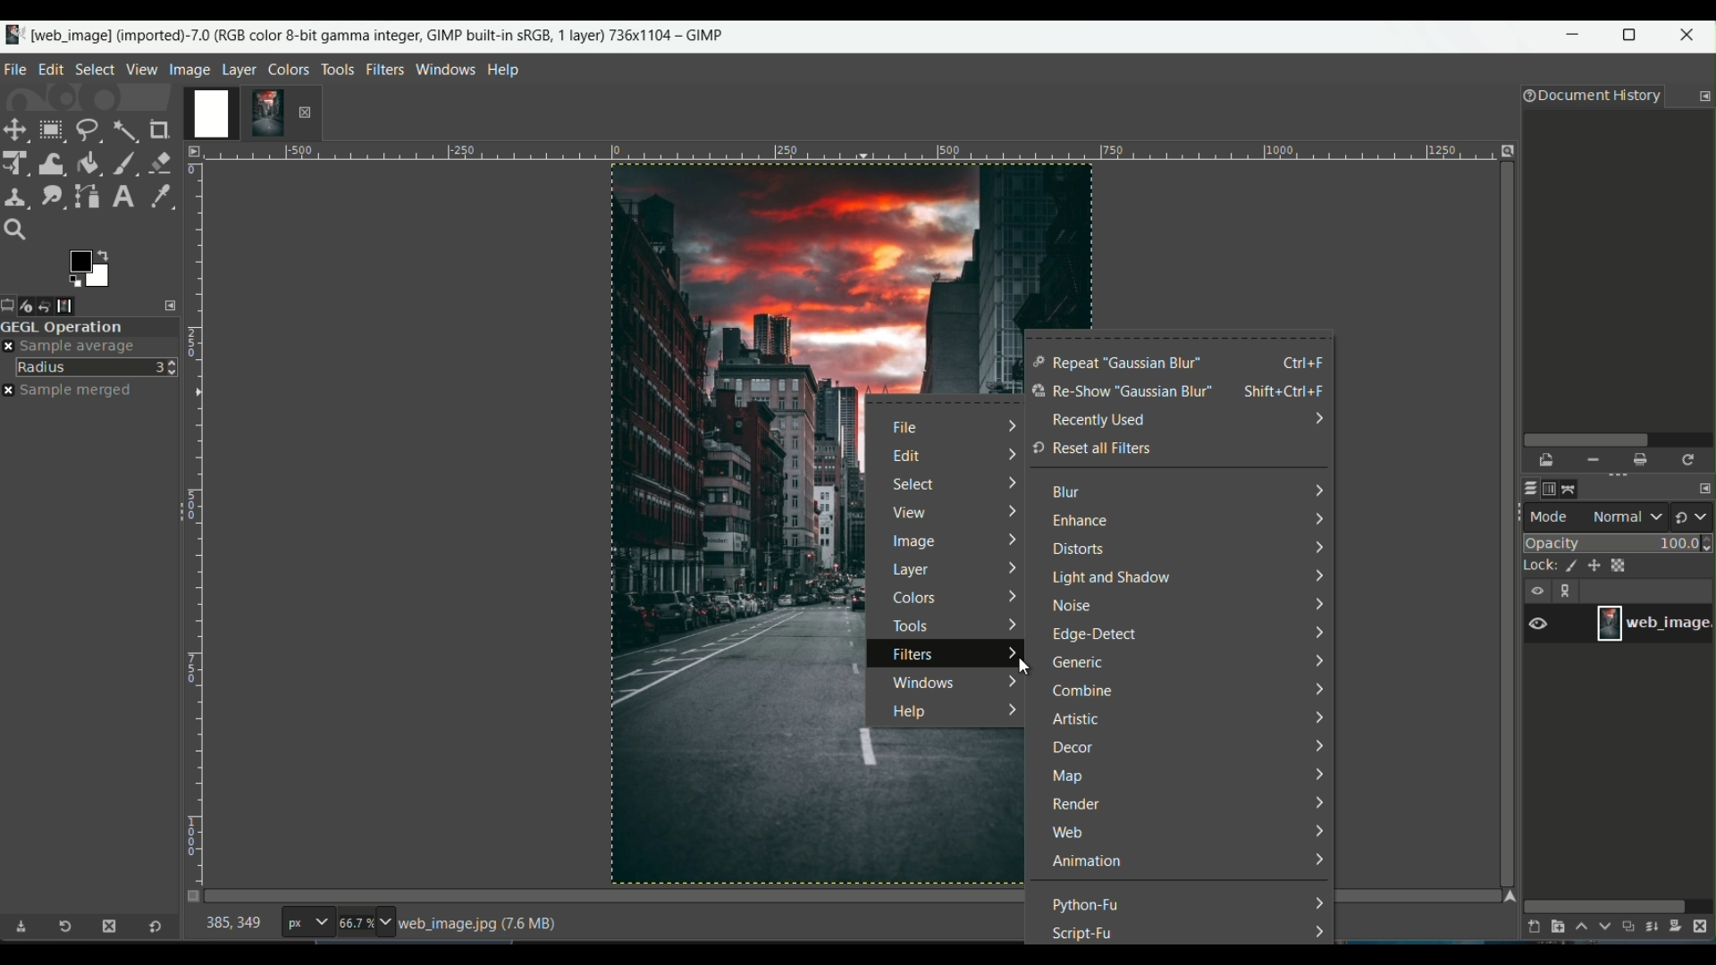 Image resolution: width=1716 pixels, height=965 pixels. Describe the element at coordinates (1574, 38) in the screenshot. I see `minimize` at that location.